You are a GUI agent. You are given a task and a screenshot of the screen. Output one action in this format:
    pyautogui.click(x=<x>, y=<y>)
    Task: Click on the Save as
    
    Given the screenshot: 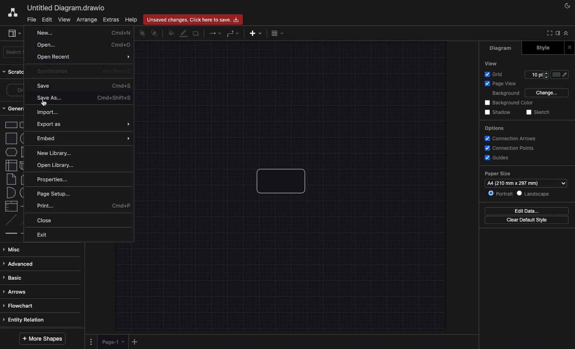 What is the action you would take?
    pyautogui.click(x=87, y=98)
    